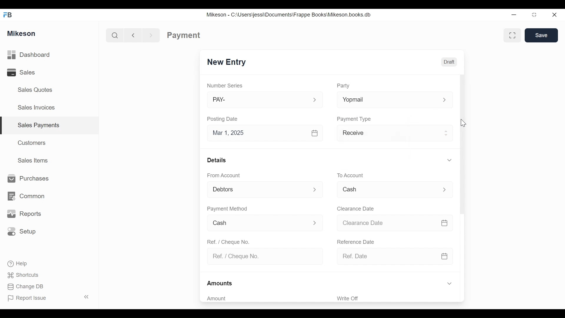 The width and height of the screenshot is (565, 318). I want to click on New Entry, so click(226, 61).